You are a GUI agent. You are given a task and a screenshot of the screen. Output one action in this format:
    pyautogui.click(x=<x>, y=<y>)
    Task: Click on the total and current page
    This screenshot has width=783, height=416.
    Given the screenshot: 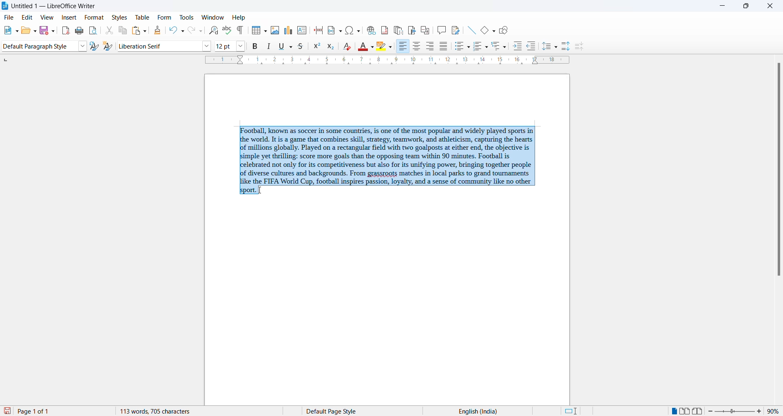 What is the action you would take?
    pyautogui.click(x=65, y=410)
    